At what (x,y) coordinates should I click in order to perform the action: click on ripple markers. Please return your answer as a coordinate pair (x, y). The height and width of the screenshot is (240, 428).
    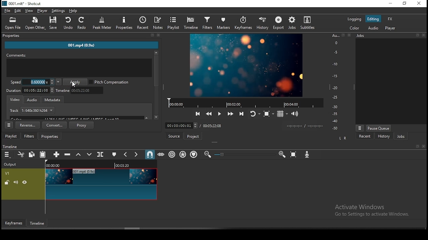
    Looking at the image, I should click on (194, 154).